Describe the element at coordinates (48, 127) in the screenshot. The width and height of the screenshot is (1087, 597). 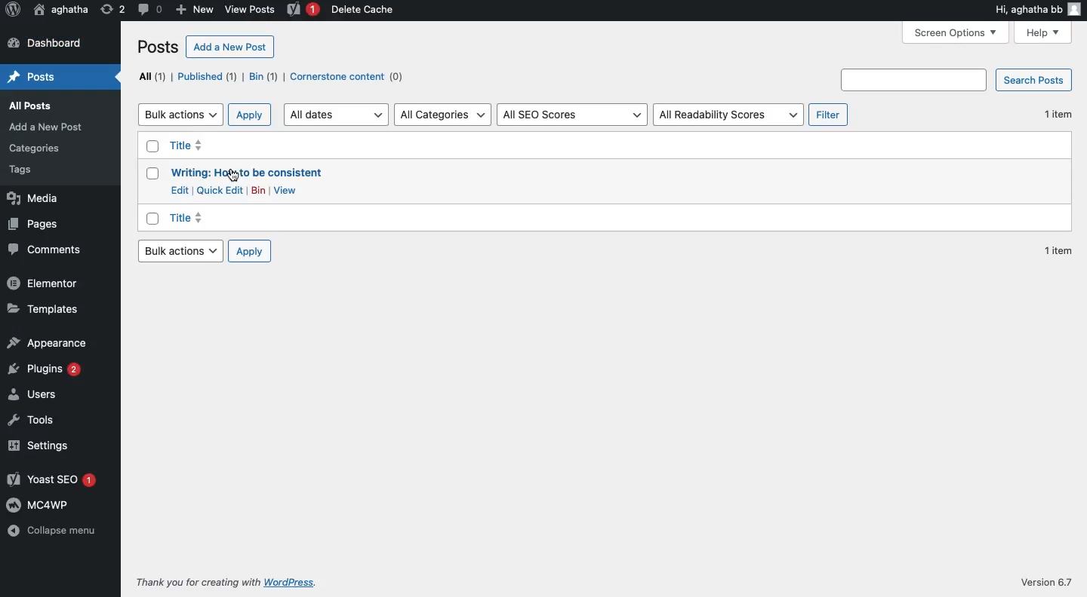
I see `Add a New Post` at that location.